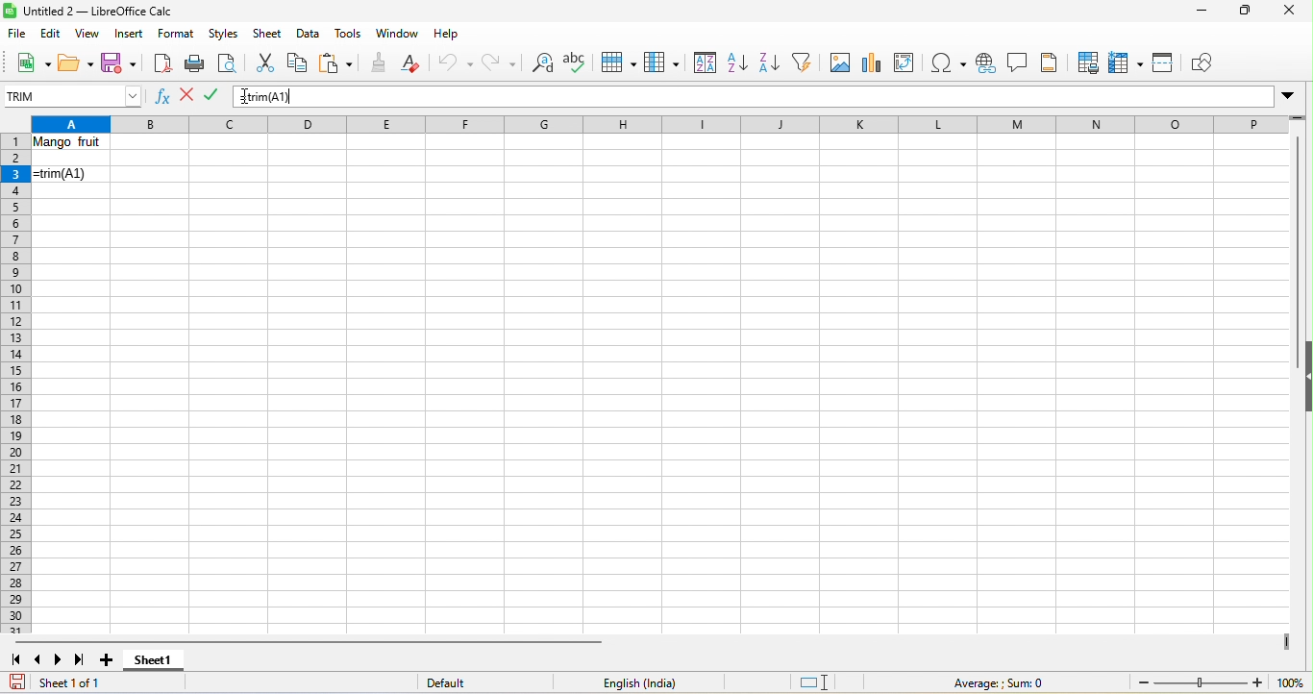 This screenshot has height=694, width=1313. Describe the element at coordinates (1128, 62) in the screenshot. I see `freeze row and column` at that location.